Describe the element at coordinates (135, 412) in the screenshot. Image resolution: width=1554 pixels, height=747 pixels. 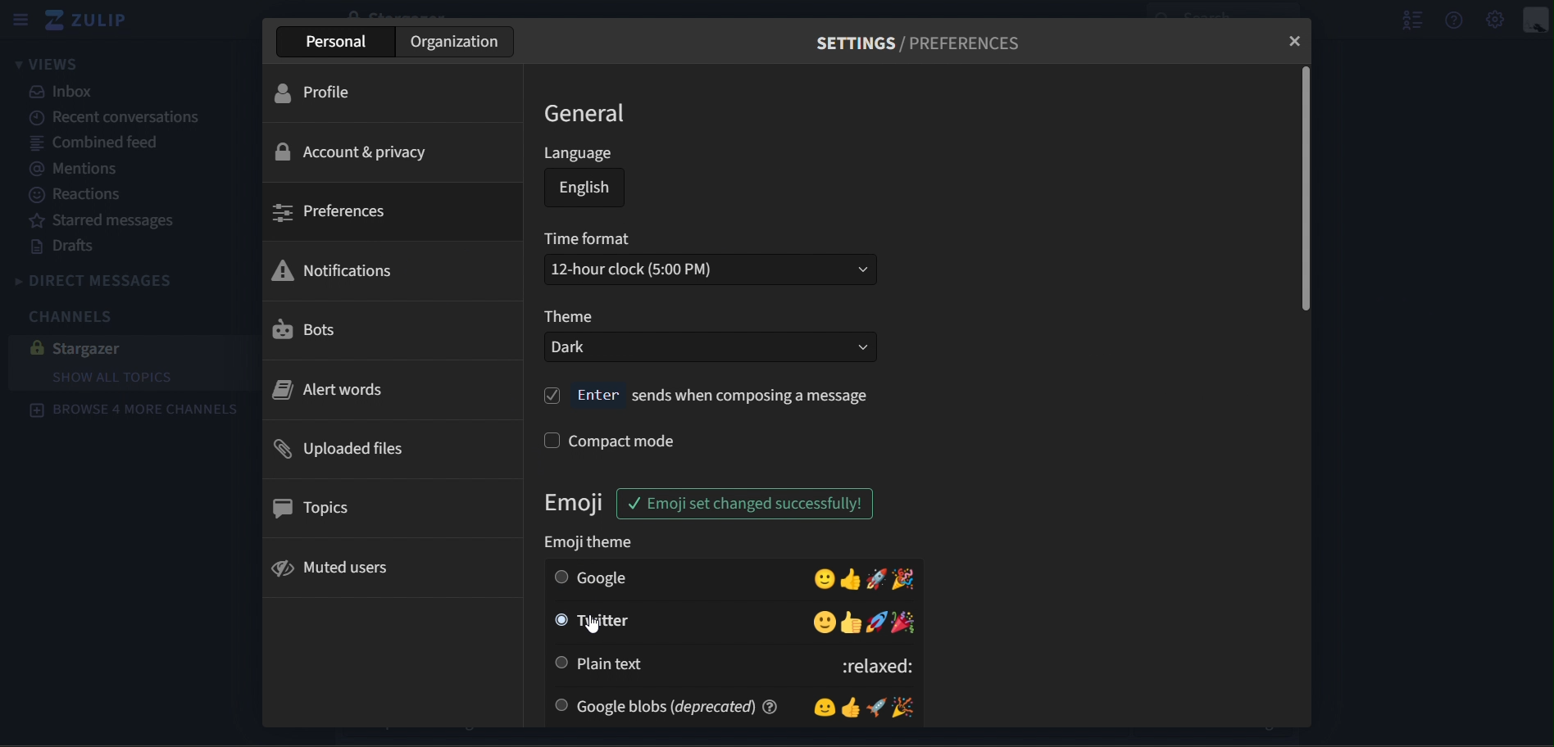
I see `browse 4 more channels` at that location.